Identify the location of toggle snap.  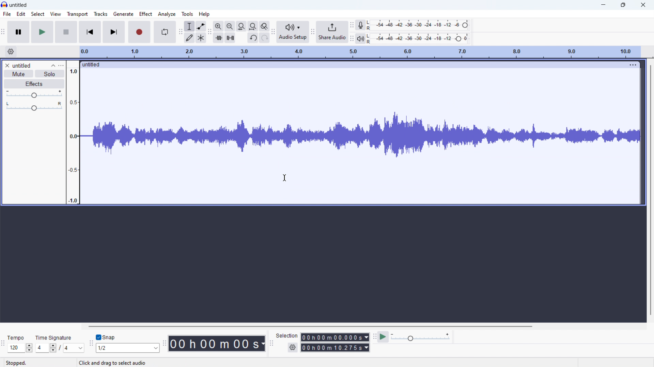
(106, 337).